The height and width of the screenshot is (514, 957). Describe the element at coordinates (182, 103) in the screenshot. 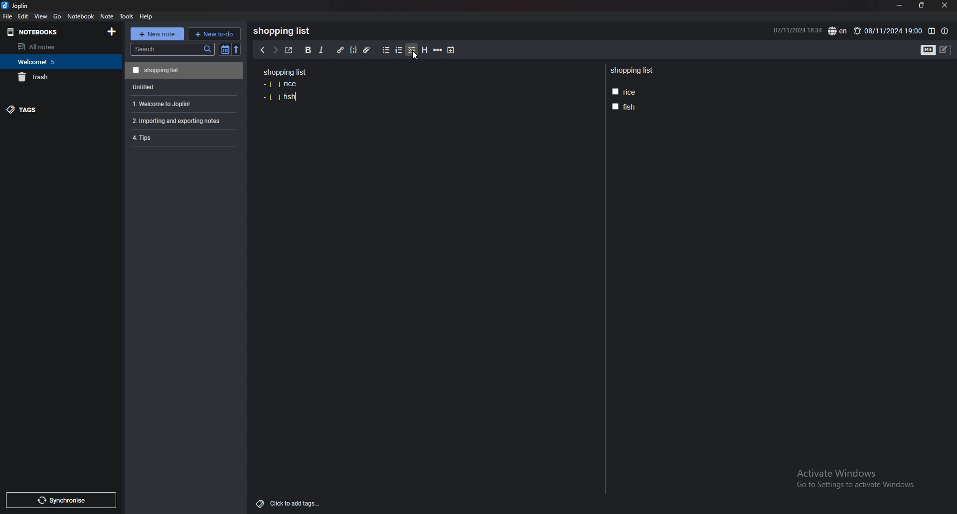

I see `1. Welcome to Joplin!` at that location.